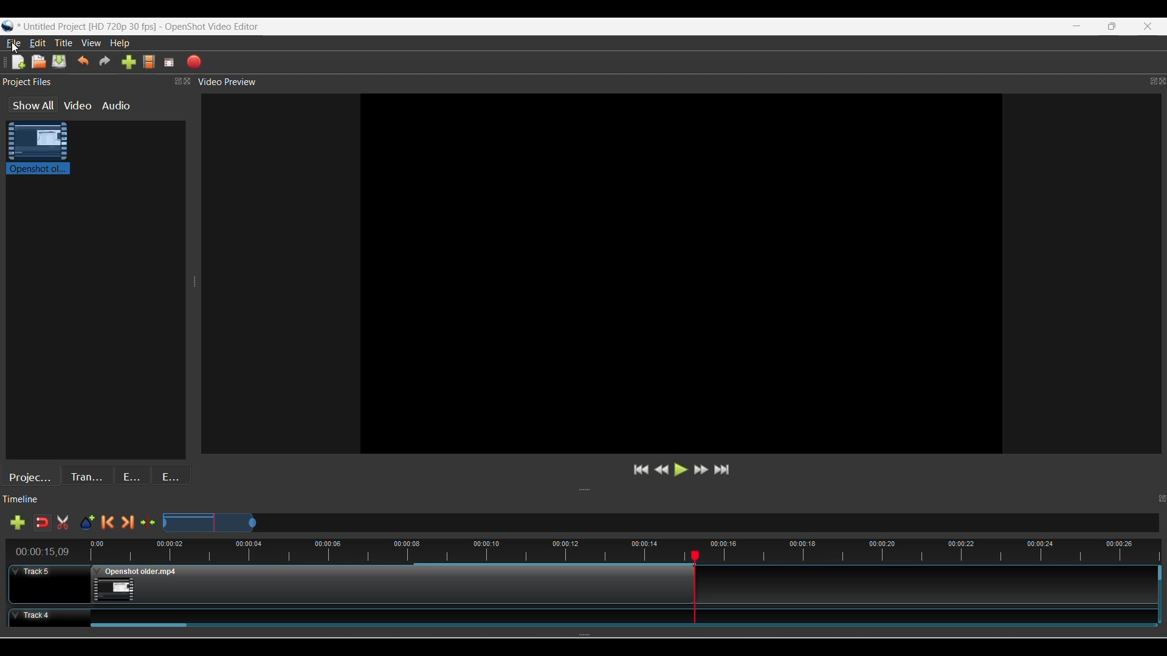  Describe the element at coordinates (64, 43) in the screenshot. I see `Title` at that location.